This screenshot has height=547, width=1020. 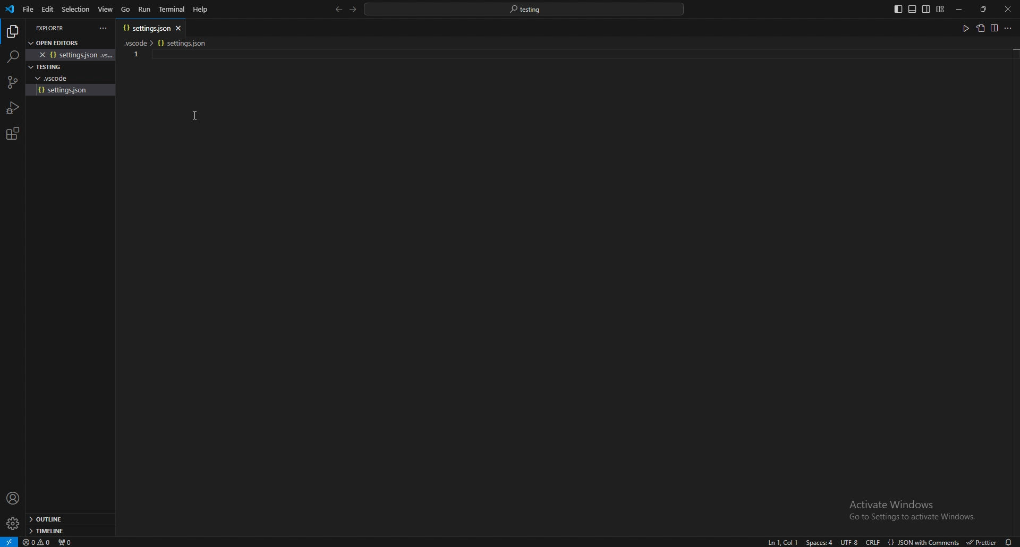 What do you see at coordinates (782, 542) in the screenshot?
I see `go to line/column` at bounding box center [782, 542].